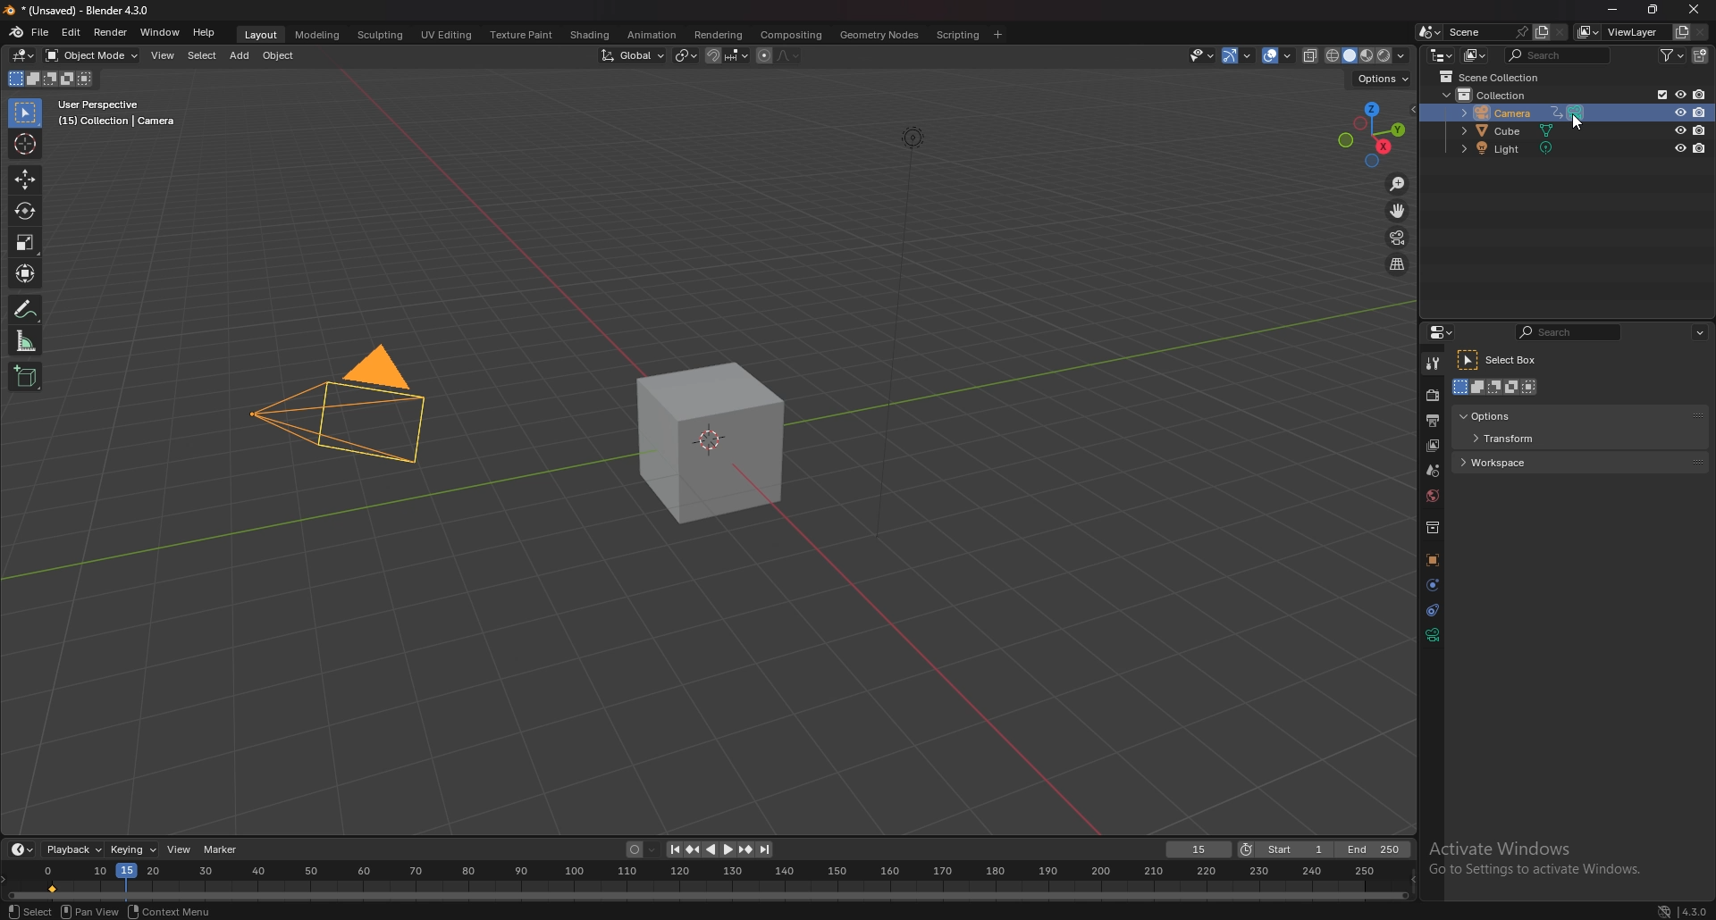  I want to click on toggle xray, so click(1311, 55).